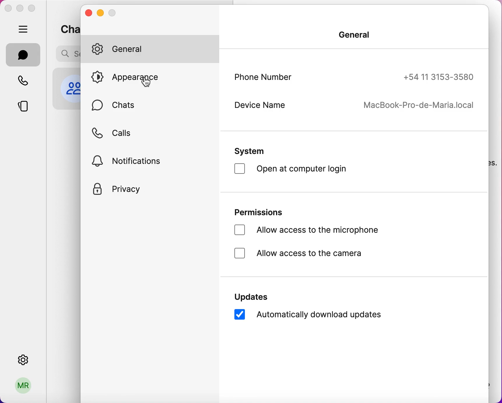 The width and height of the screenshot is (502, 403). I want to click on updated, so click(255, 297).